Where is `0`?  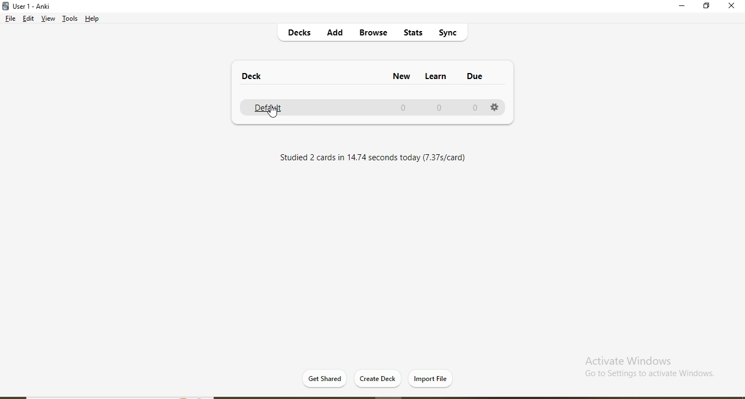
0 is located at coordinates (404, 108).